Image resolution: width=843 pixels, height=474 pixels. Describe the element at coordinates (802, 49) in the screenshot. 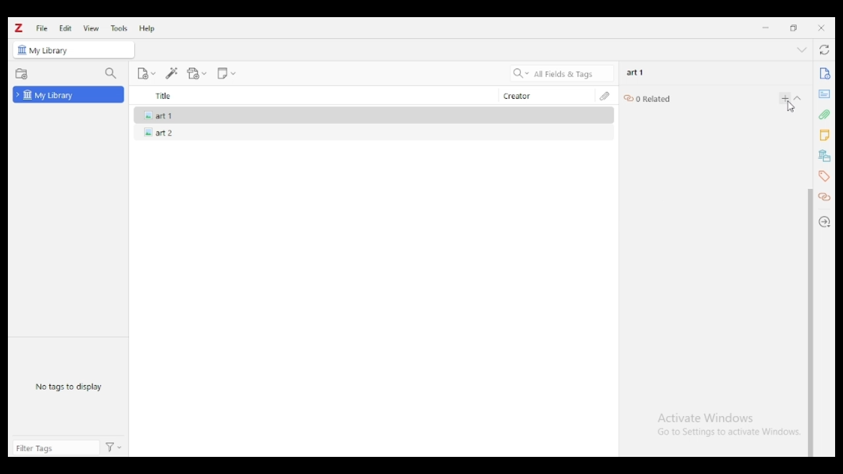

I see `toggle collapse` at that location.